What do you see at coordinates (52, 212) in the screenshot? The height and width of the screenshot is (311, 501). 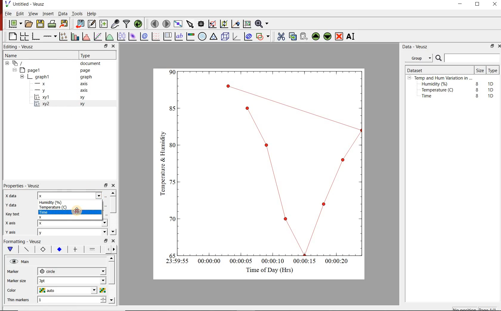 I see `Time` at bounding box center [52, 212].